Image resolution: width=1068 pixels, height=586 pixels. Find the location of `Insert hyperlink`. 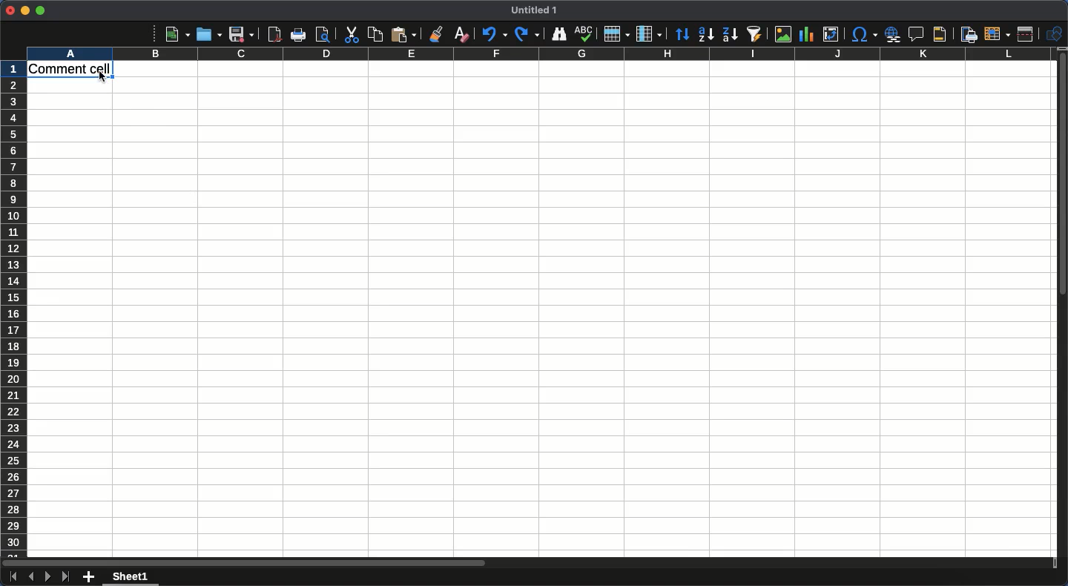

Insert hyperlink is located at coordinates (891, 33).